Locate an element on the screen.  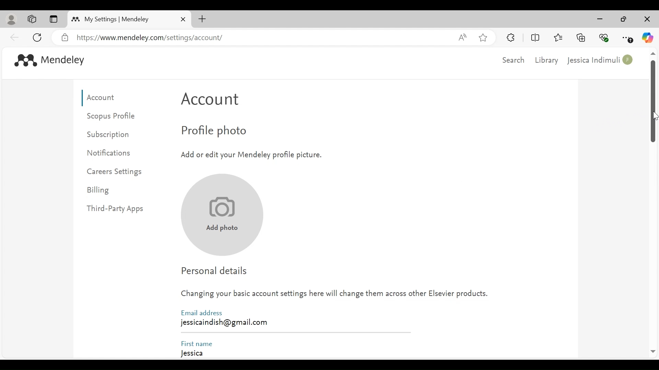
Search  is located at coordinates (512, 60).